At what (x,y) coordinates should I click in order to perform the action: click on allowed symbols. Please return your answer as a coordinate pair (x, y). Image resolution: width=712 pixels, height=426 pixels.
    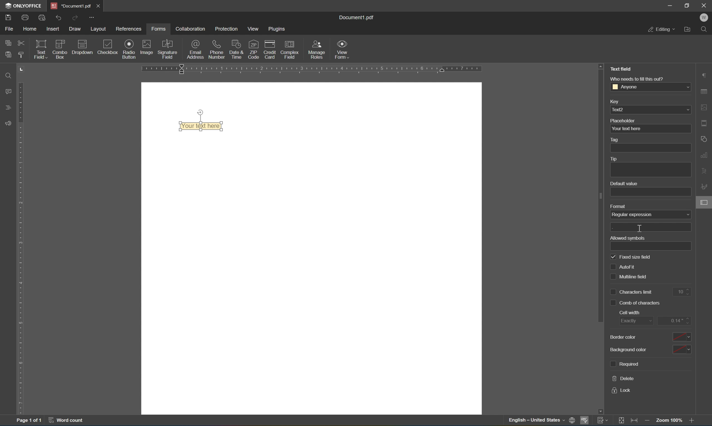
    Looking at the image, I should click on (629, 238).